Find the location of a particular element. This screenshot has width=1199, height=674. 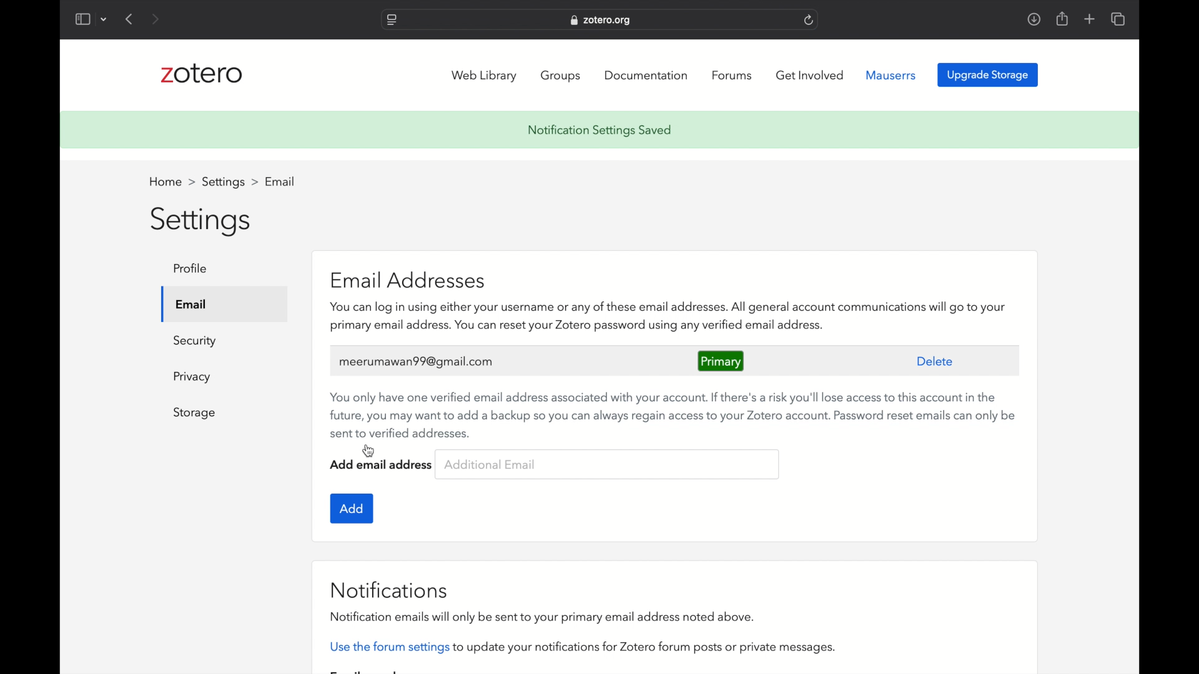

groups is located at coordinates (562, 76).